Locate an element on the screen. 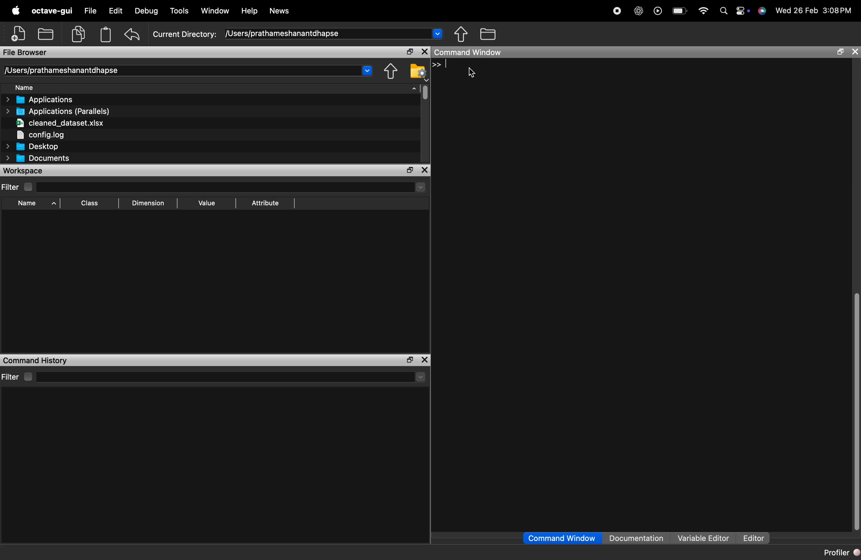 This screenshot has height=560, width=861. >> is located at coordinates (440, 65).